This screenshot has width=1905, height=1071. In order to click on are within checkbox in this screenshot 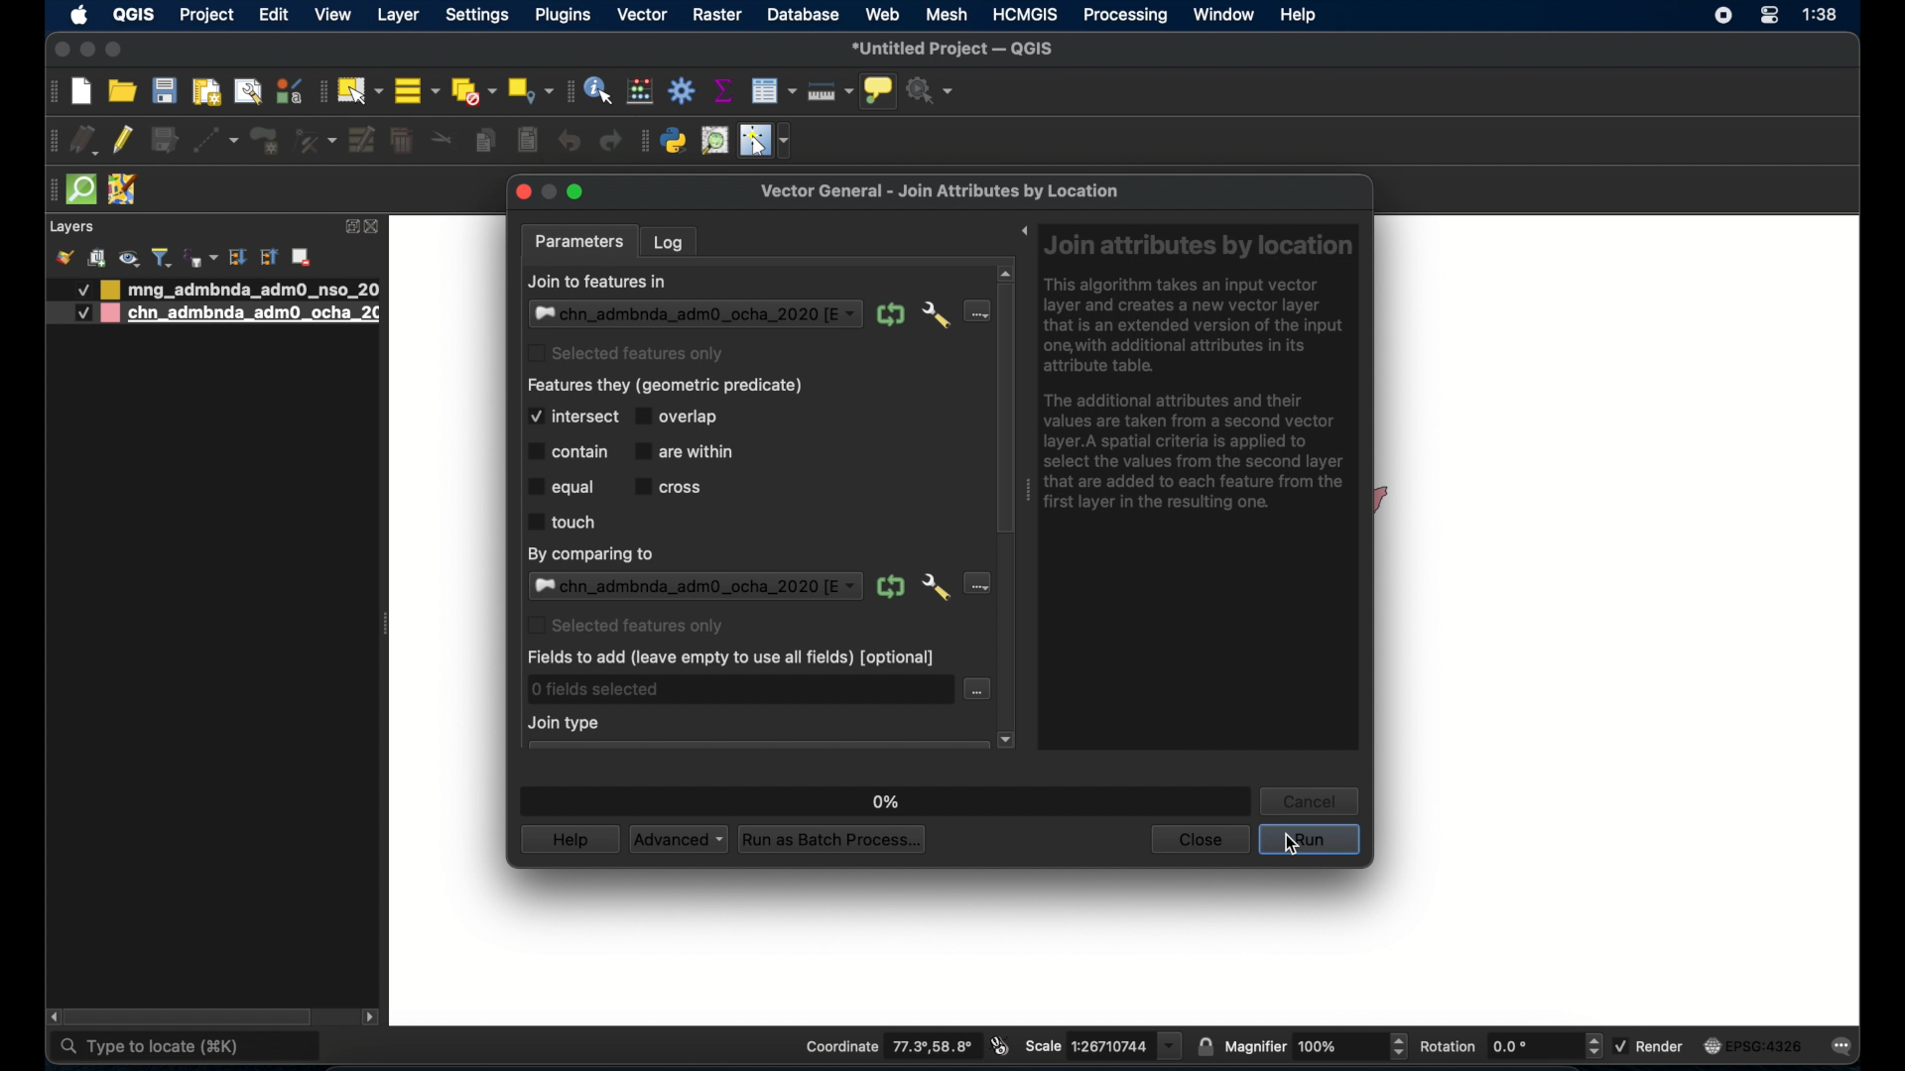, I will do `click(687, 450)`.